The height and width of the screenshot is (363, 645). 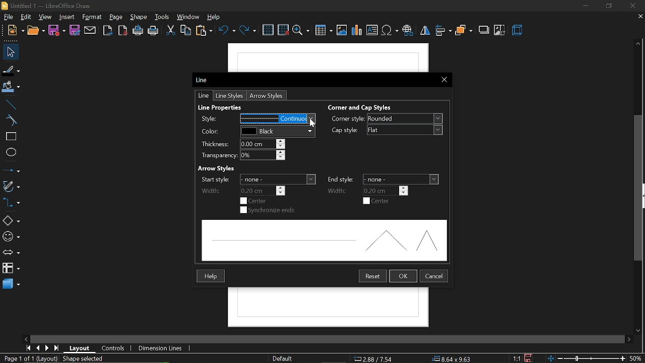 What do you see at coordinates (66, 17) in the screenshot?
I see `insert` at bounding box center [66, 17].